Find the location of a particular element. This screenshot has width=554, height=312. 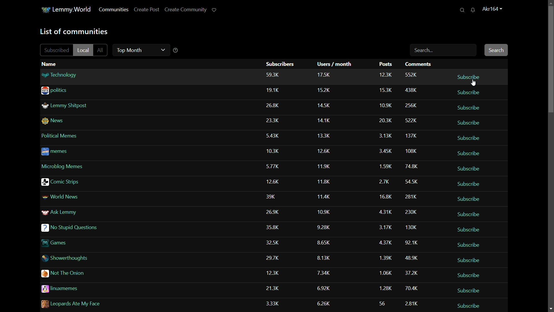

comments is located at coordinates (410, 105).